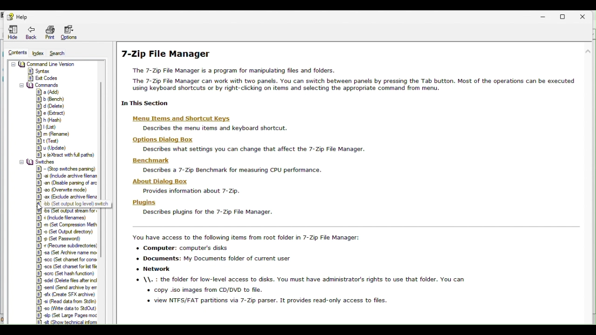 This screenshot has height=335, width=596. I want to click on content, so click(15, 53).